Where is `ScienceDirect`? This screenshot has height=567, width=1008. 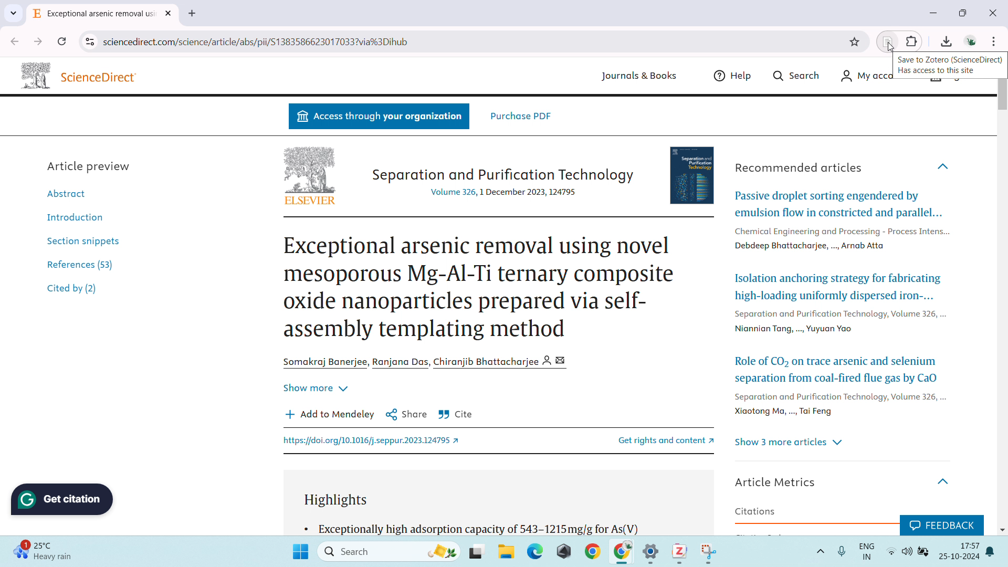 ScienceDirect is located at coordinates (101, 77).